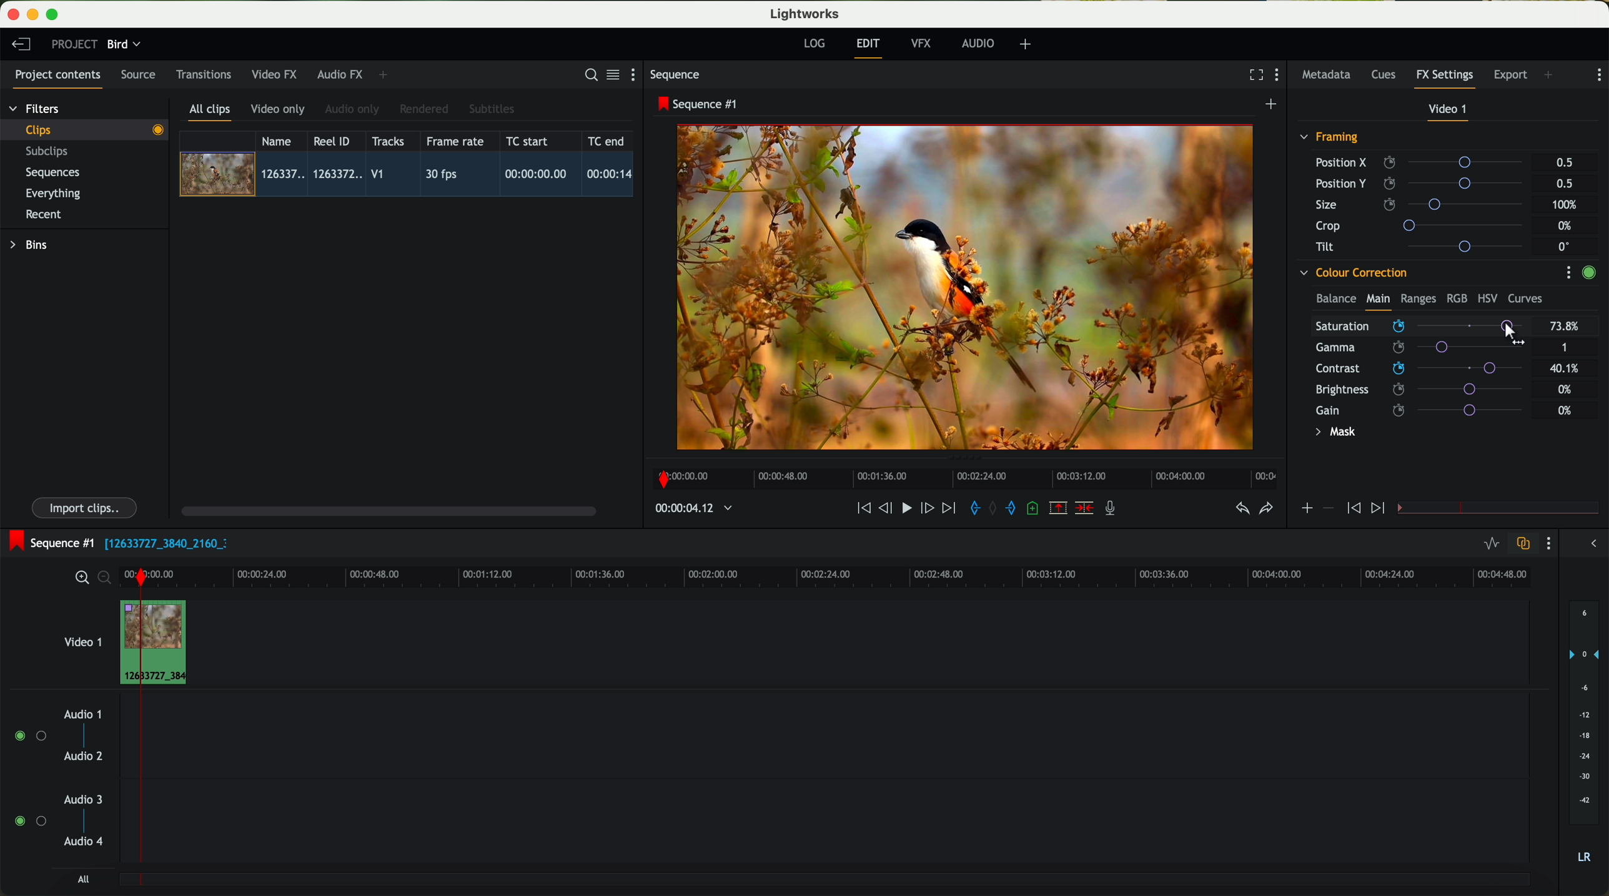 The width and height of the screenshot is (1609, 896). Describe the element at coordinates (961, 475) in the screenshot. I see `timeline` at that location.